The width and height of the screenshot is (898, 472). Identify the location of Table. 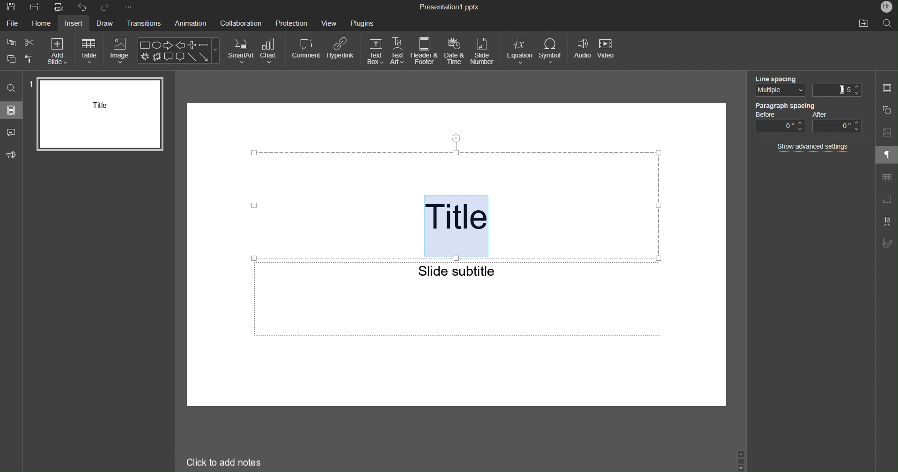
(91, 51).